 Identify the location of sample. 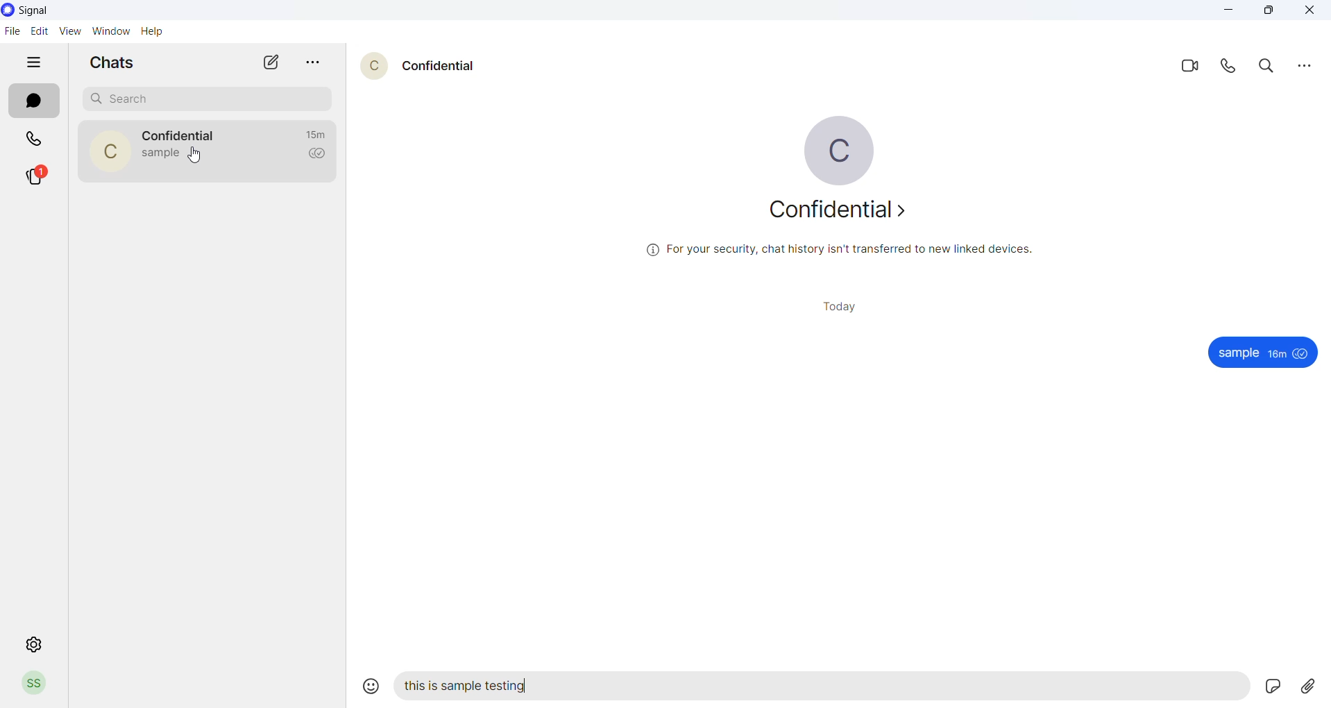
(162, 155).